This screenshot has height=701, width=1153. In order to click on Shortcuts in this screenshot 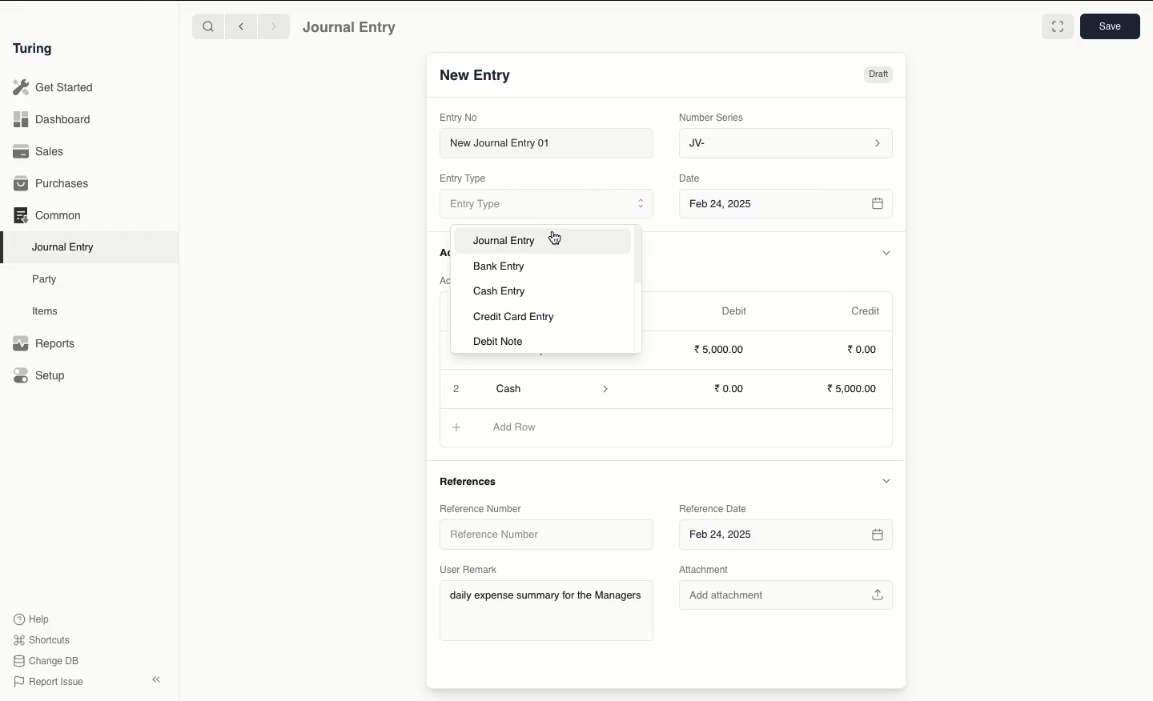, I will do `click(44, 640)`.